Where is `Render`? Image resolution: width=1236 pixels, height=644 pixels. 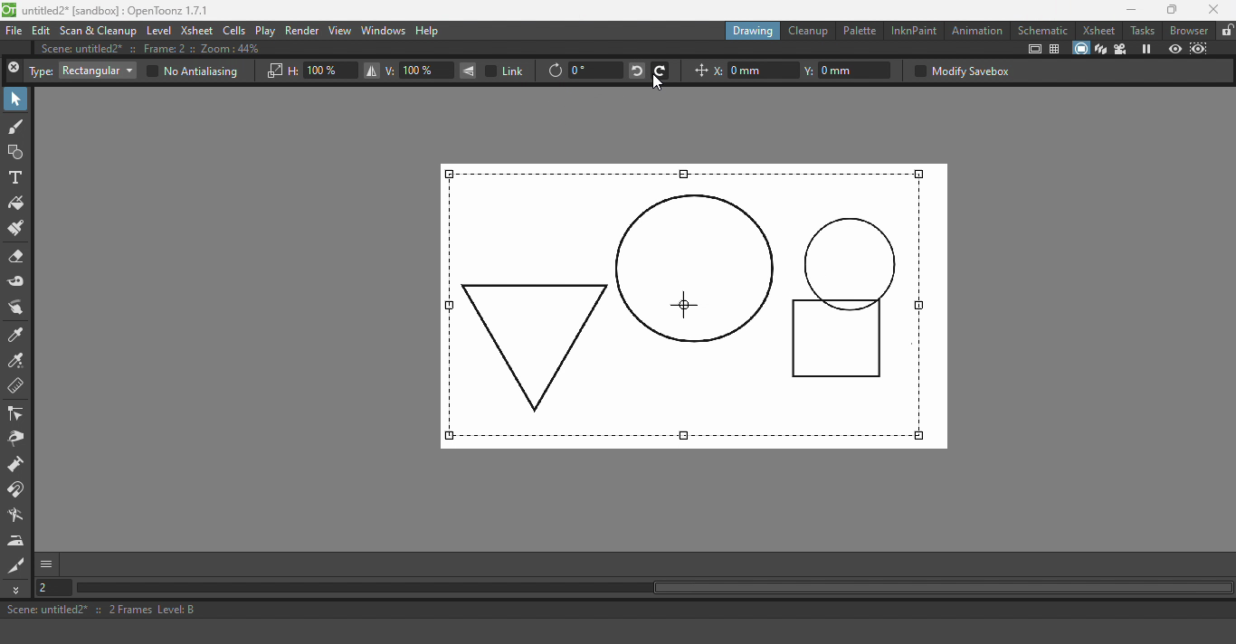
Render is located at coordinates (303, 30).